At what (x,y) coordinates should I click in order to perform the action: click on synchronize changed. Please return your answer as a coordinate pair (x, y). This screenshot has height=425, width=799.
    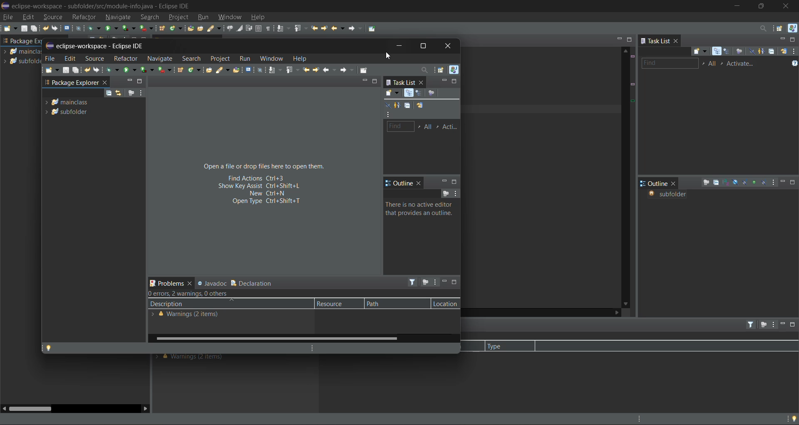
    Looking at the image, I should click on (784, 52).